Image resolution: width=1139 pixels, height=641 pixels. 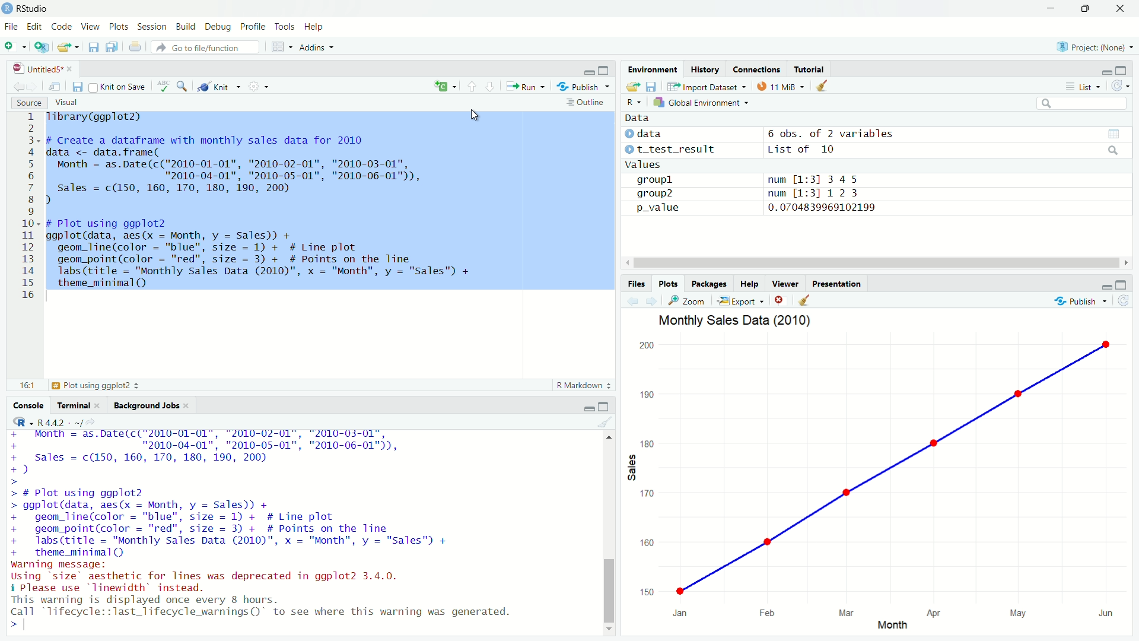 What do you see at coordinates (701, 101) in the screenshot?
I see `Global Environment ` at bounding box center [701, 101].